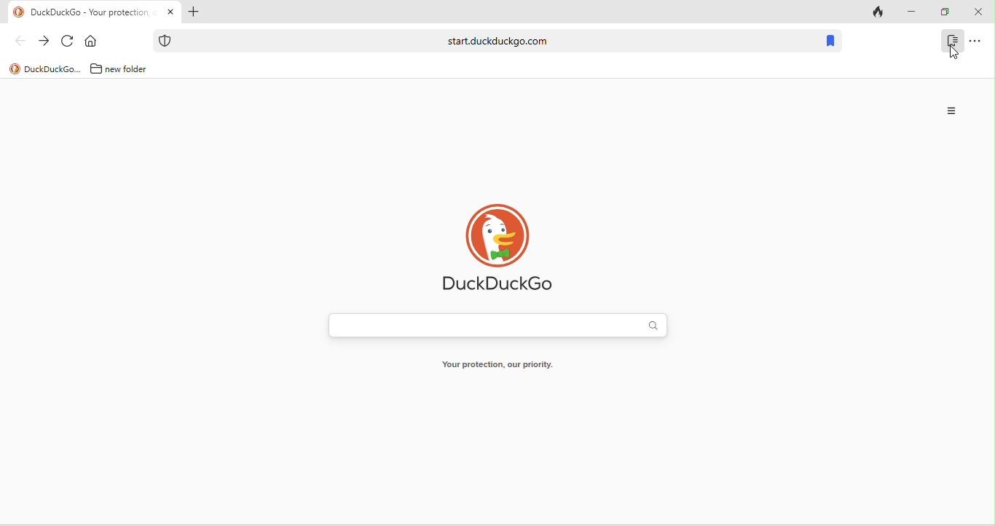  Describe the element at coordinates (952, 40) in the screenshot. I see `bookmarks` at that location.